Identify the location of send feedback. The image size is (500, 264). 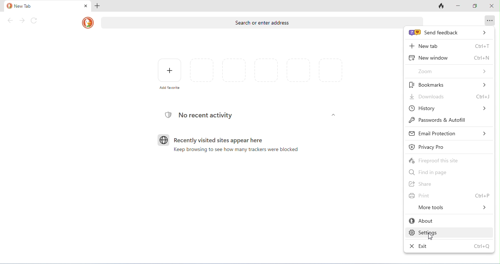
(447, 32).